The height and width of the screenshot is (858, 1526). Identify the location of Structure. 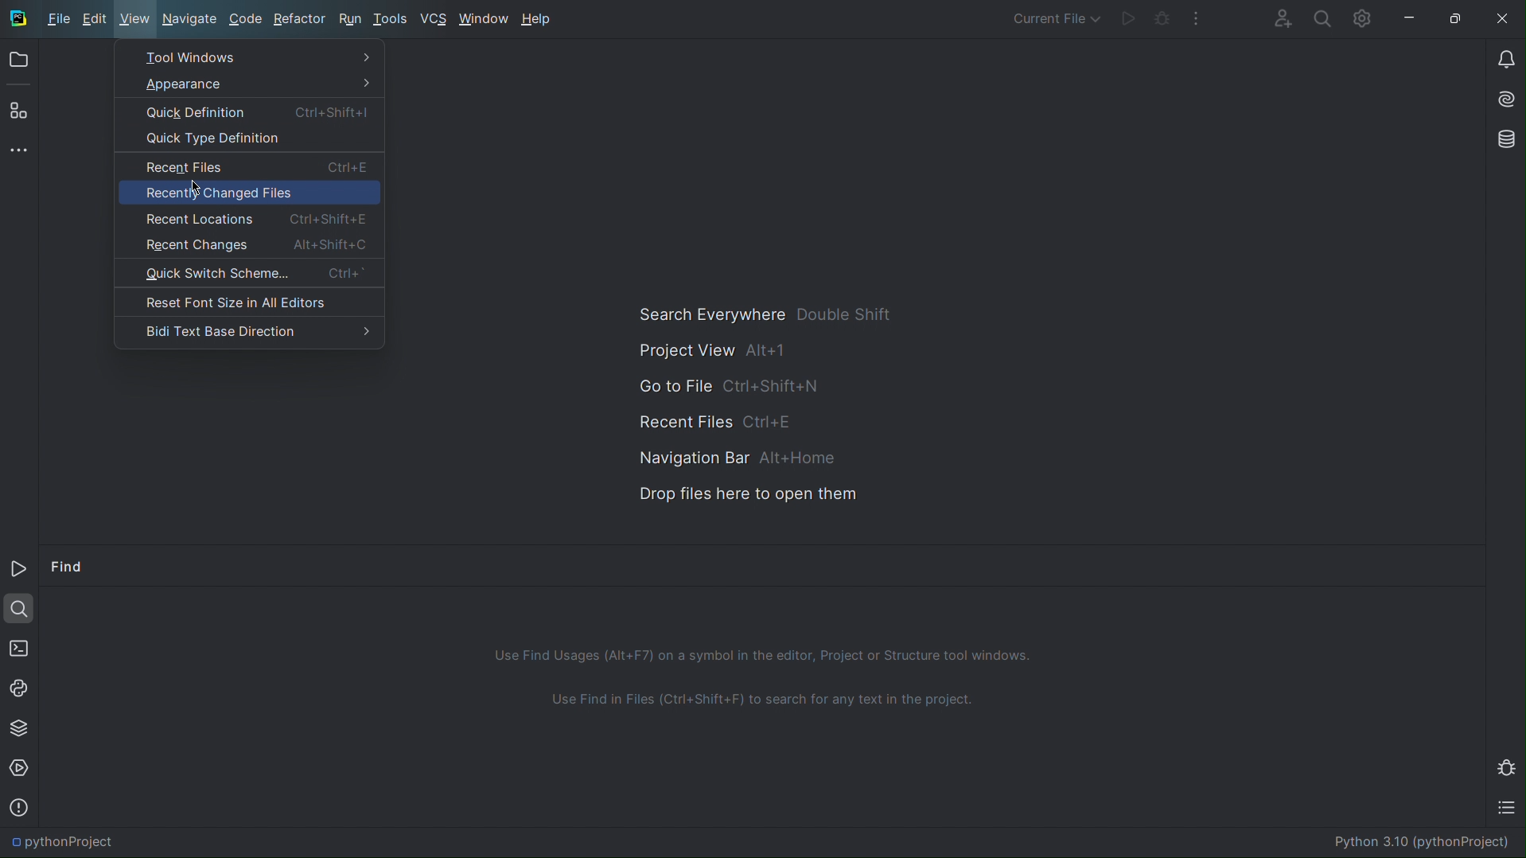
(16, 109).